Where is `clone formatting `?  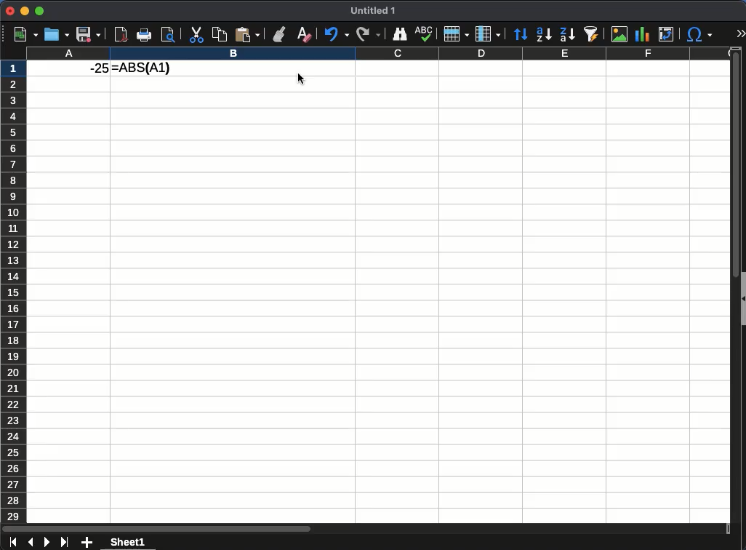
clone formatting  is located at coordinates (278, 34).